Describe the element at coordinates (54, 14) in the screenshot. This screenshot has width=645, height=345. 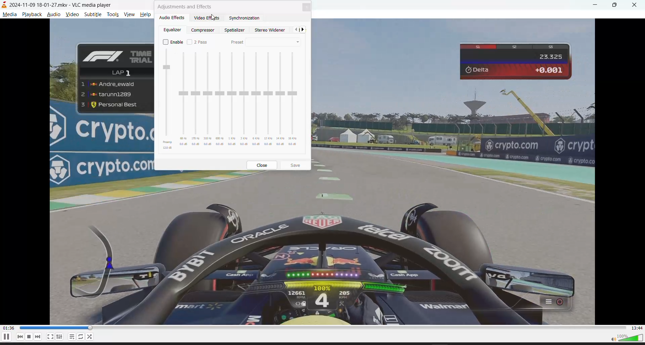
I see `audio` at that location.